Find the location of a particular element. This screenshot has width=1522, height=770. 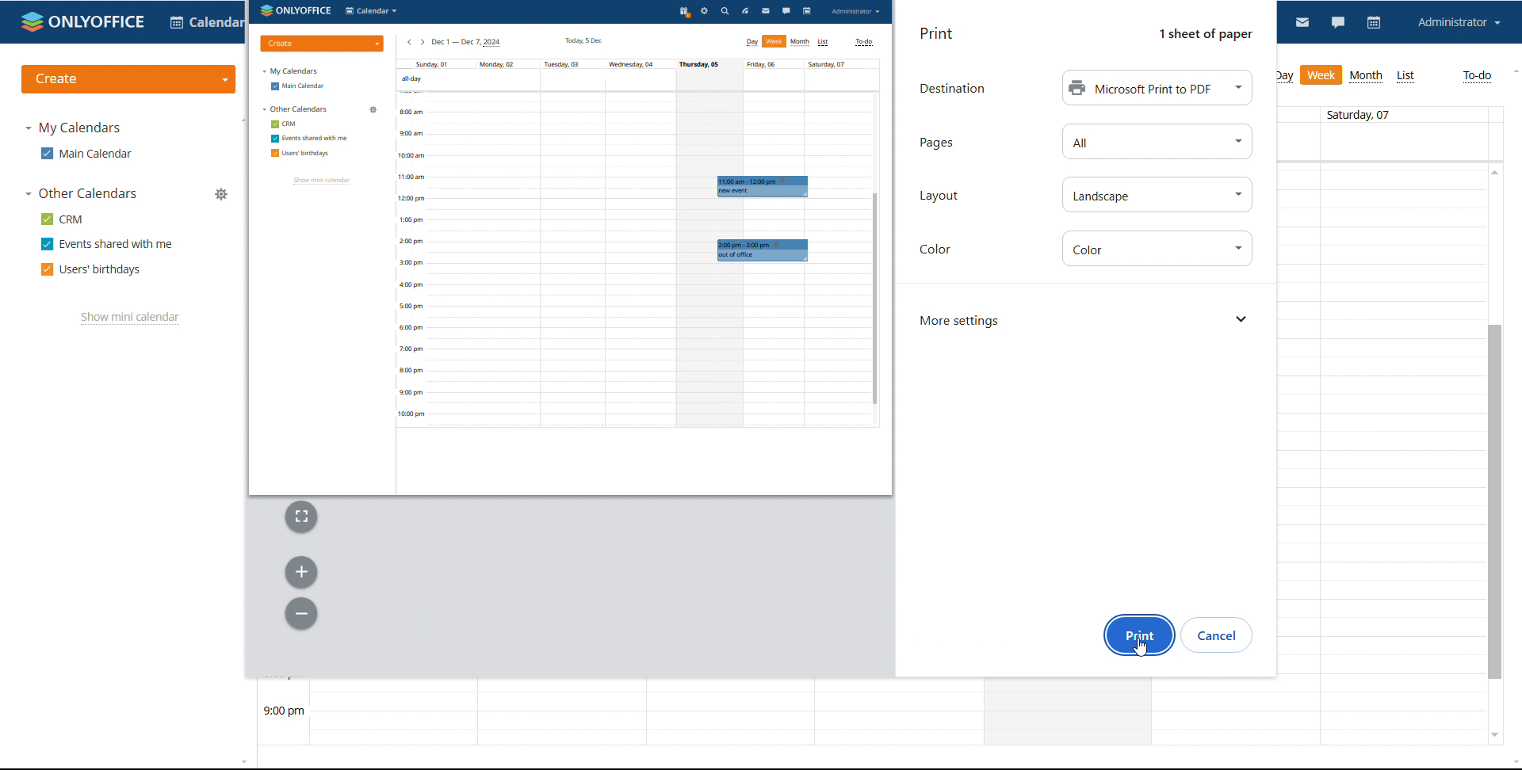

week view is located at coordinates (1322, 75).